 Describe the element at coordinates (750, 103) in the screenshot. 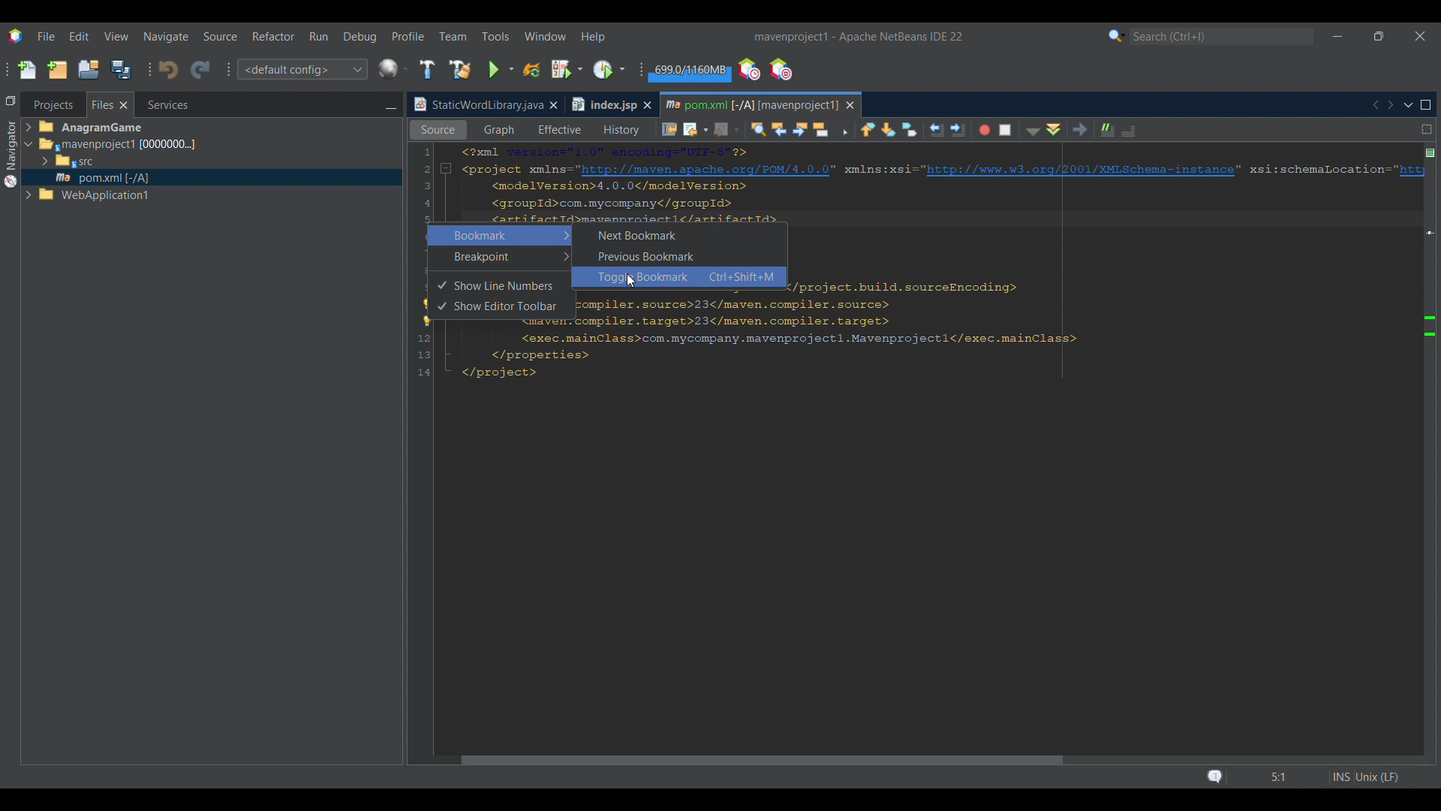

I see `Current tab highlighted` at that location.